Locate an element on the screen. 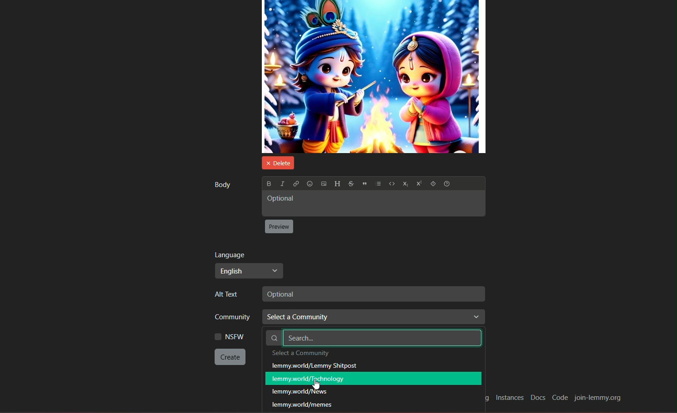  select language is located at coordinates (249, 271).